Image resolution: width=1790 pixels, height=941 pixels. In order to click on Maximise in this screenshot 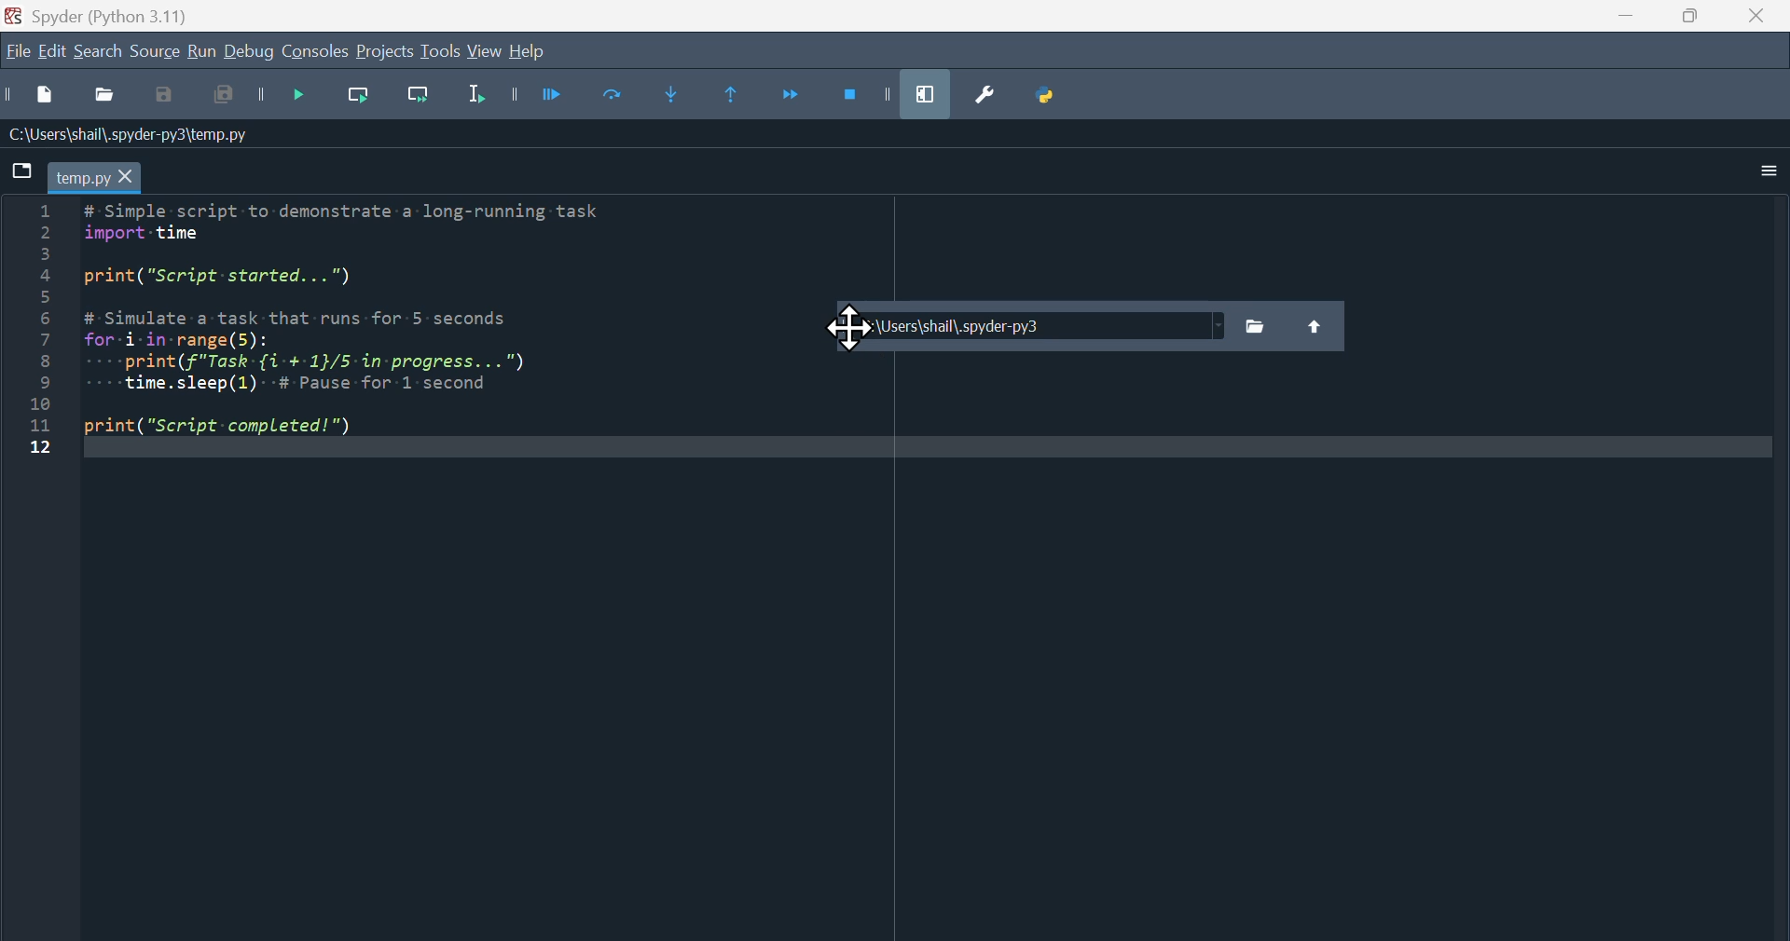, I will do `click(1693, 21)`.